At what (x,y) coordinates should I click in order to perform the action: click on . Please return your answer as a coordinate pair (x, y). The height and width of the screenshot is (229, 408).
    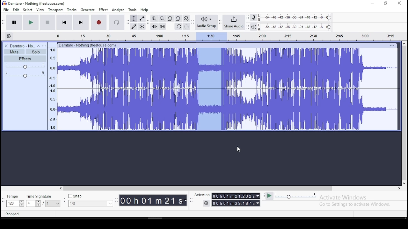
    Looking at the image, I should click on (247, 17).